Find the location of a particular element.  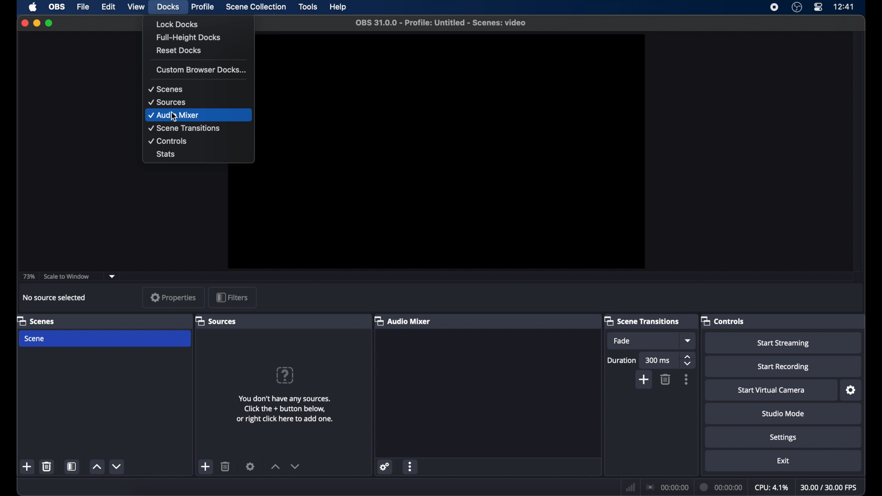

scene is located at coordinates (35, 338).